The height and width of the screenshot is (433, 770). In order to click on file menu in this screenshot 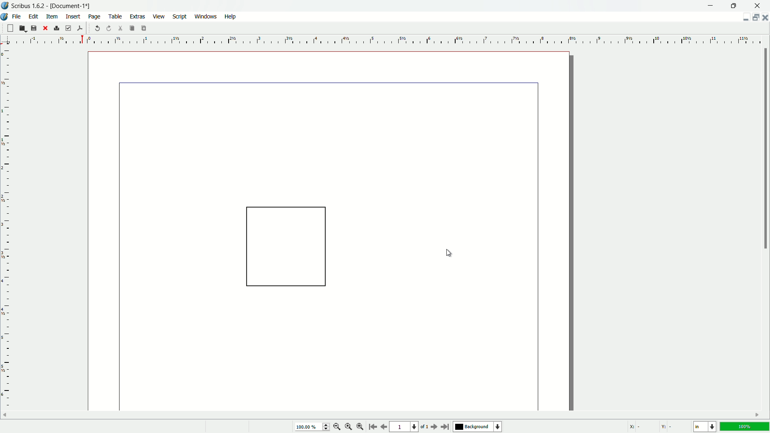, I will do `click(18, 17)`.